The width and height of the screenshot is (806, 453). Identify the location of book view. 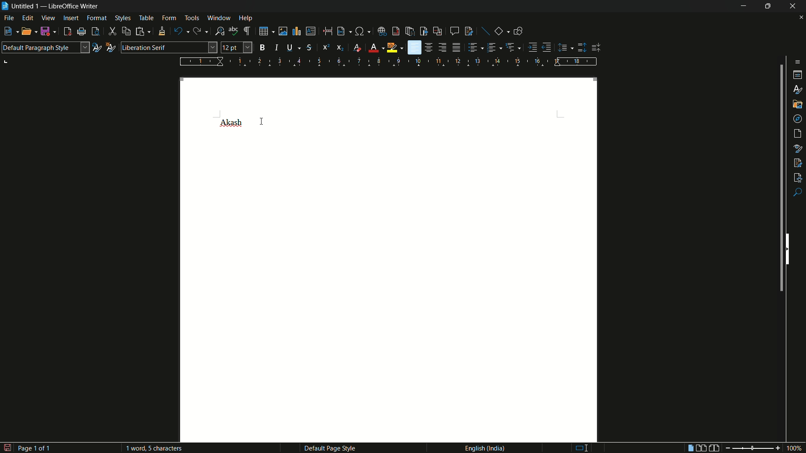
(714, 448).